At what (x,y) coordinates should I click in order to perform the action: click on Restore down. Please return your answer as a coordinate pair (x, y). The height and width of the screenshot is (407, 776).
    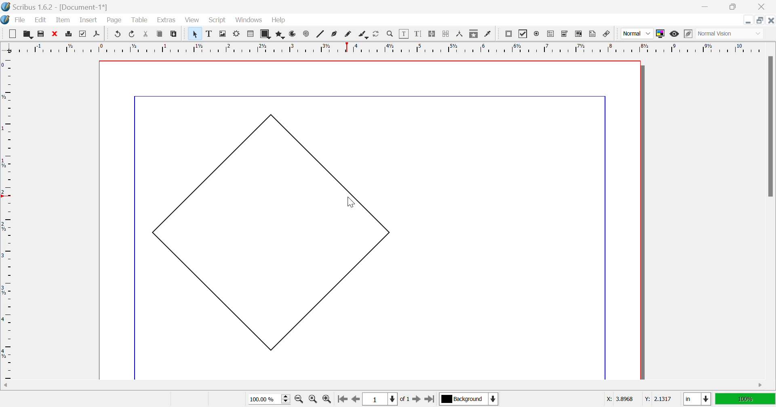
    Looking at the image, I should click on (732, 7).